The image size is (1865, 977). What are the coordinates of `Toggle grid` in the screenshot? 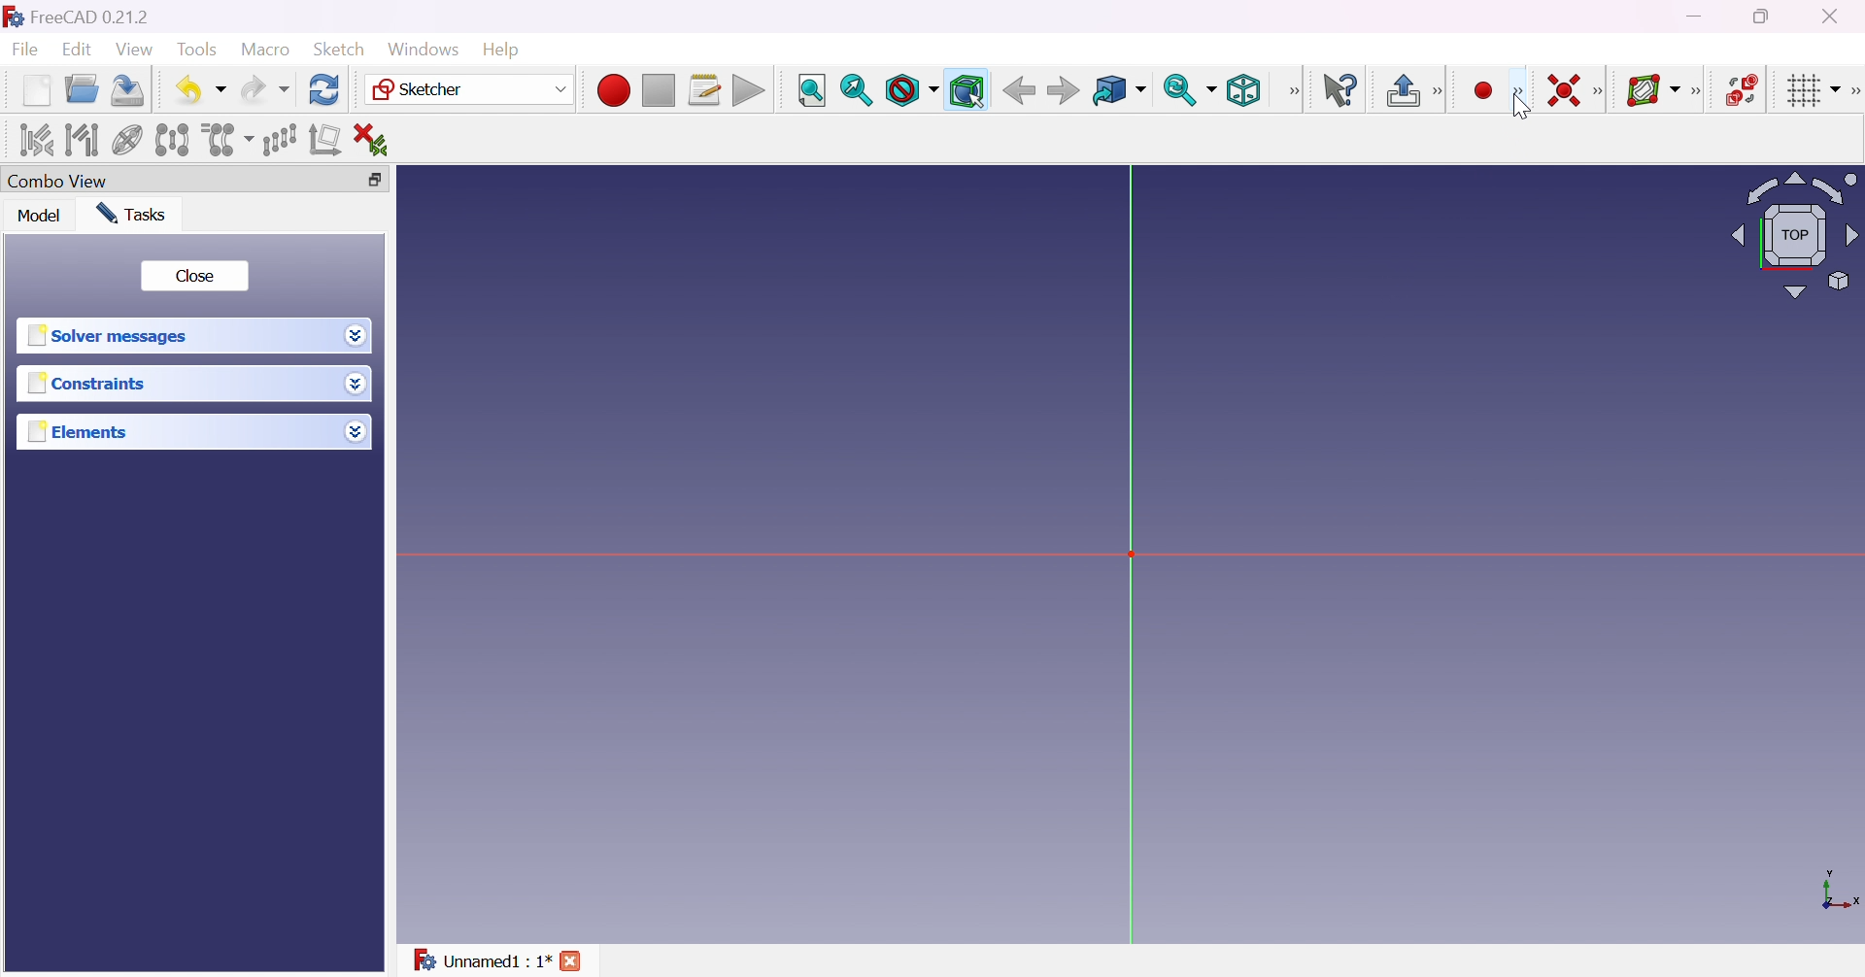 It's located at (1811, 89).